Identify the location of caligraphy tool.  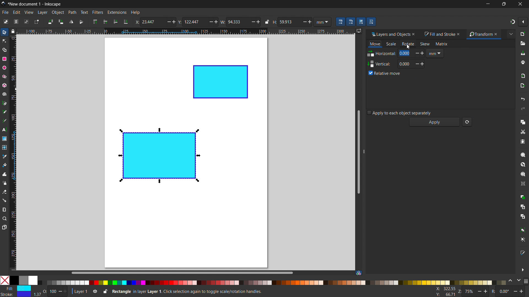
(4, 120).